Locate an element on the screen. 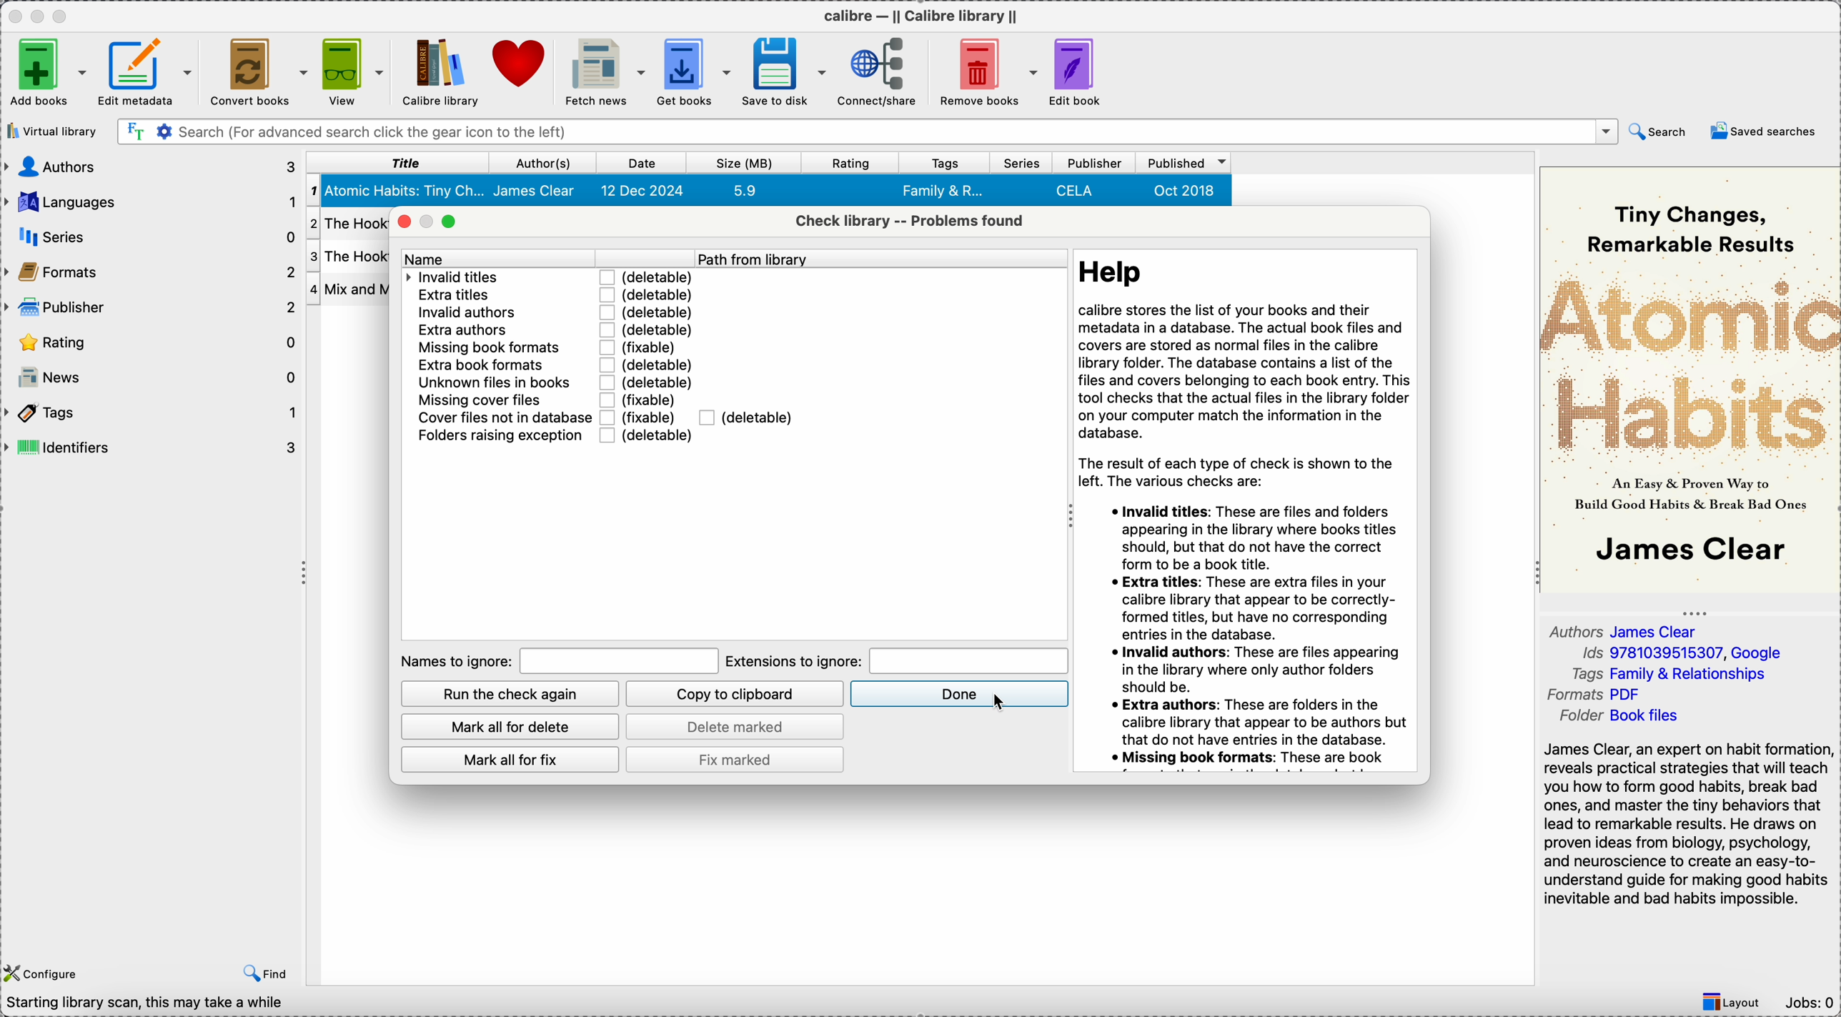 This screenshot has height=1017, width=1841. edit metadata is located at coordinates (147, 76).